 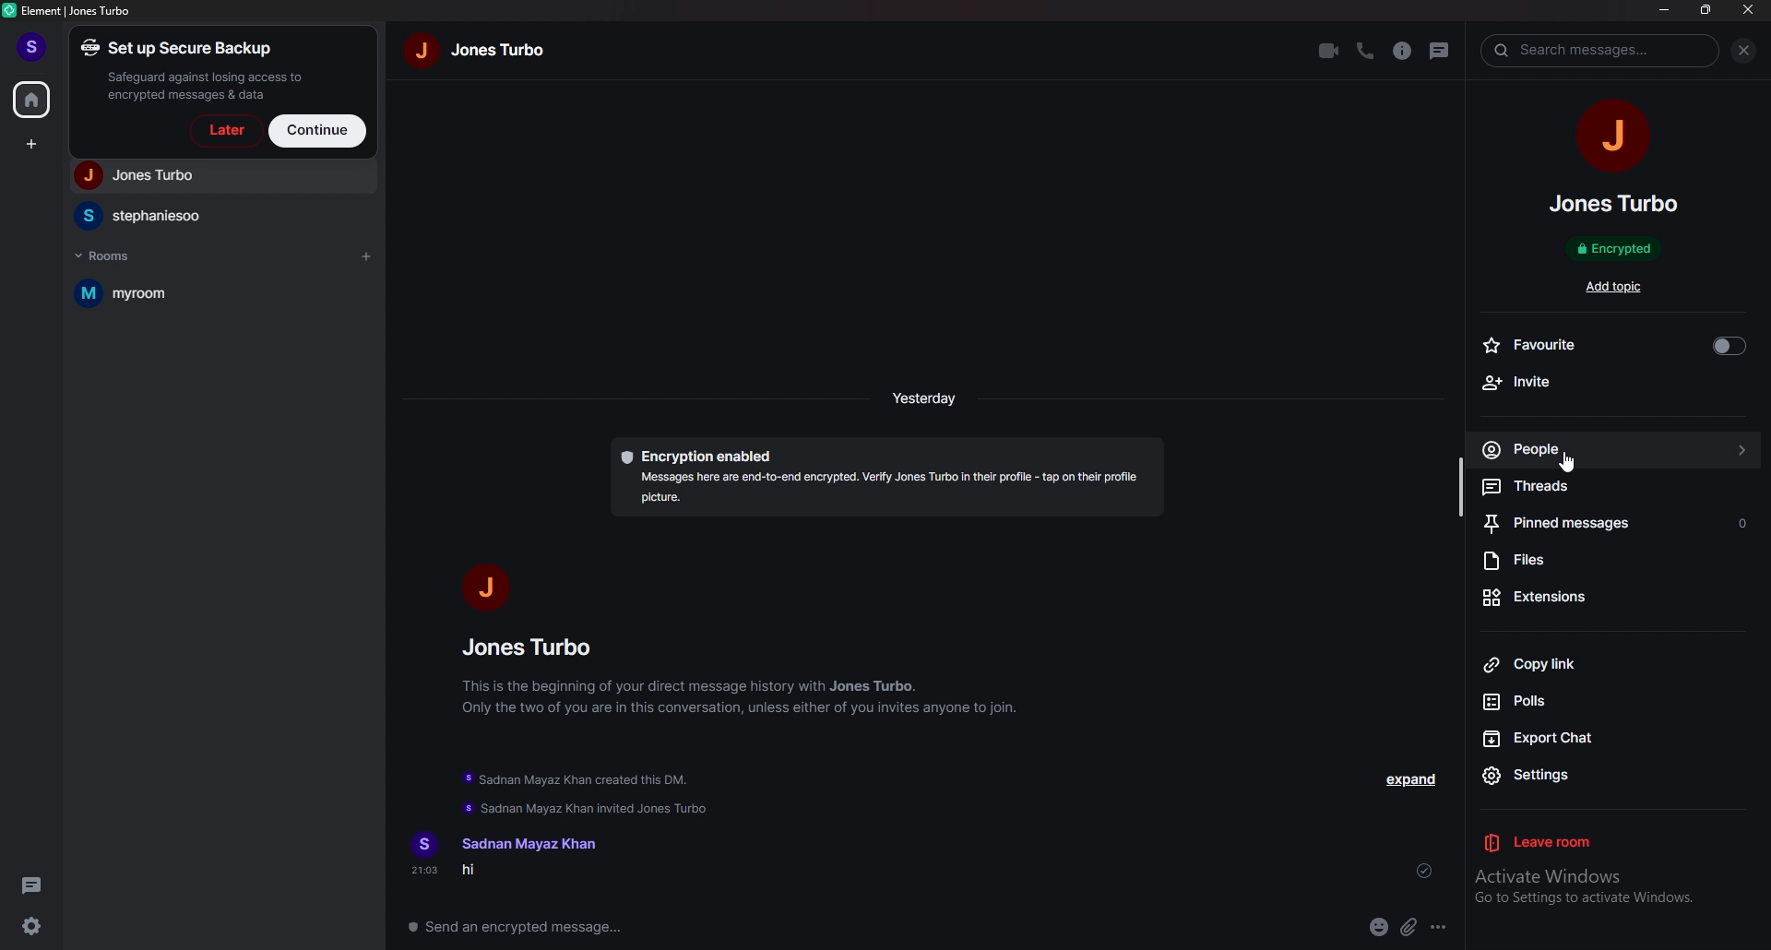 What do you see at coordinates (743, 695) in the screenshot?
I see `info` at bounding box center [743, 695].